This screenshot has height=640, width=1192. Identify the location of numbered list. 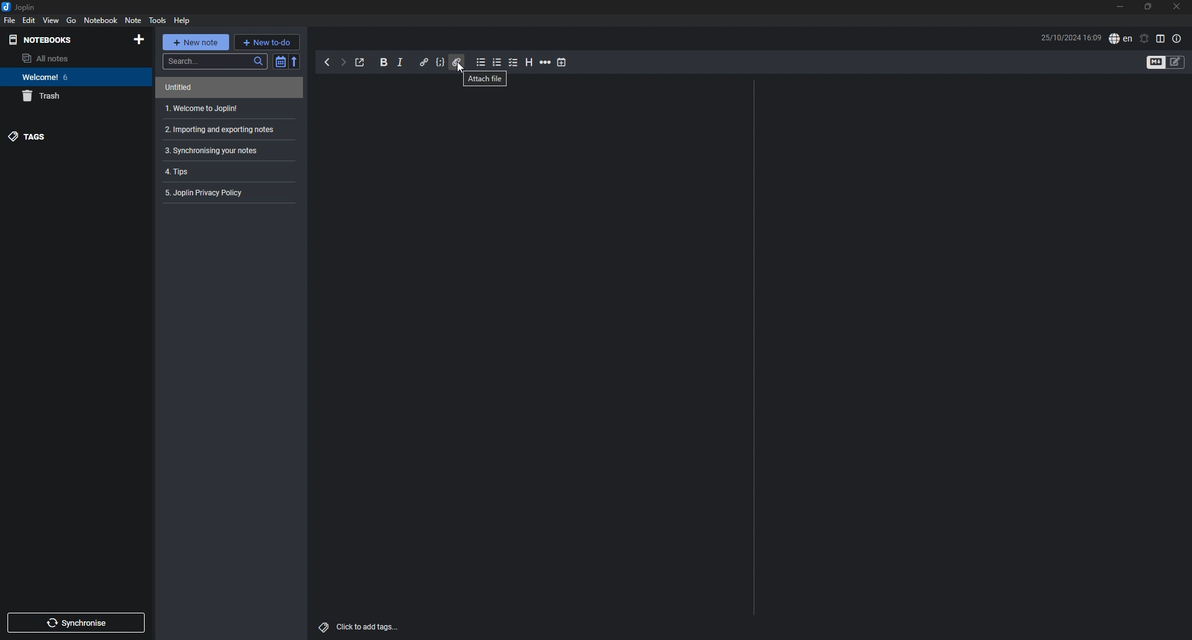
(498, 62).